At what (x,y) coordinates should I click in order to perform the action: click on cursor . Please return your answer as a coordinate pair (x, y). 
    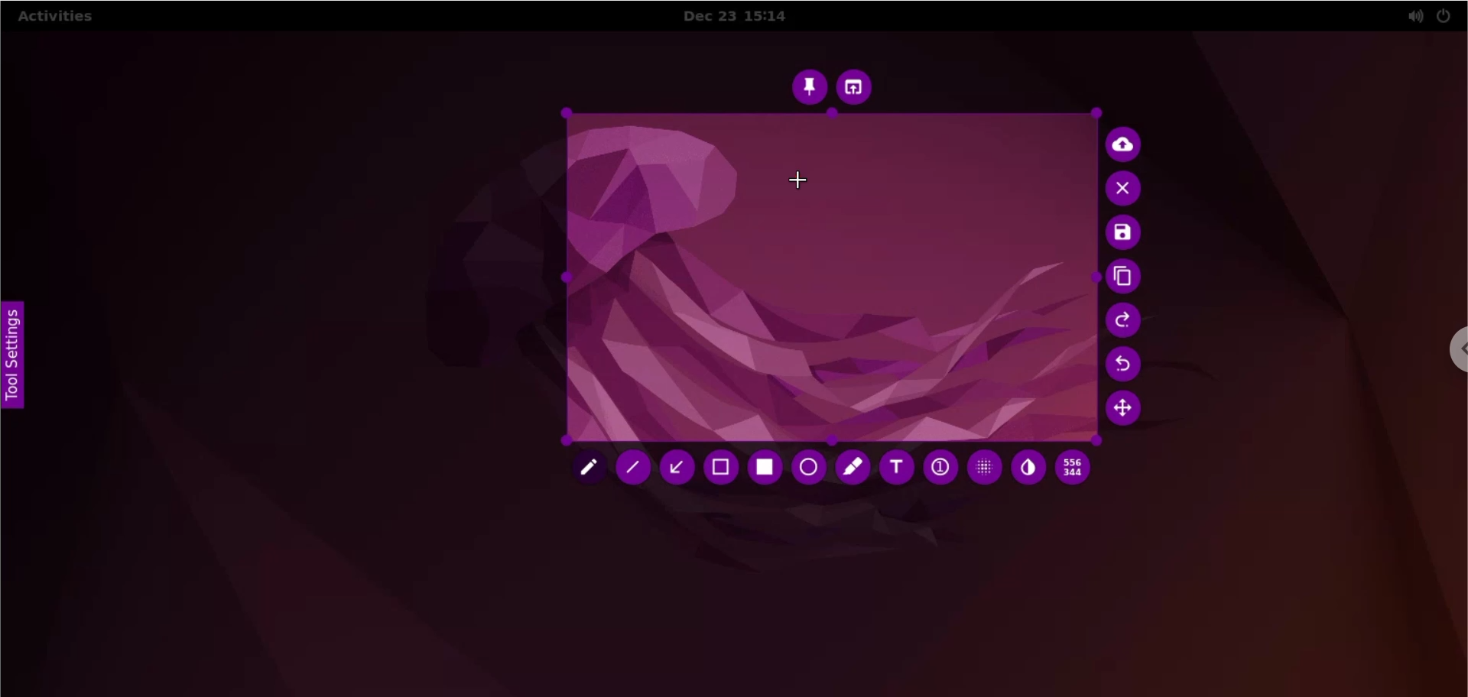
    Looking at the image, I should click on (801, 182).